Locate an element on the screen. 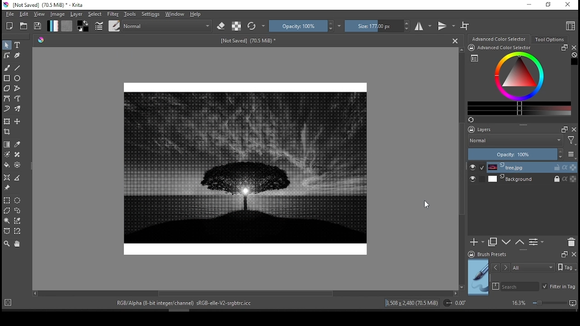 This screenshot has height=326, width=580. Picker is located at coordinates (41, 40).